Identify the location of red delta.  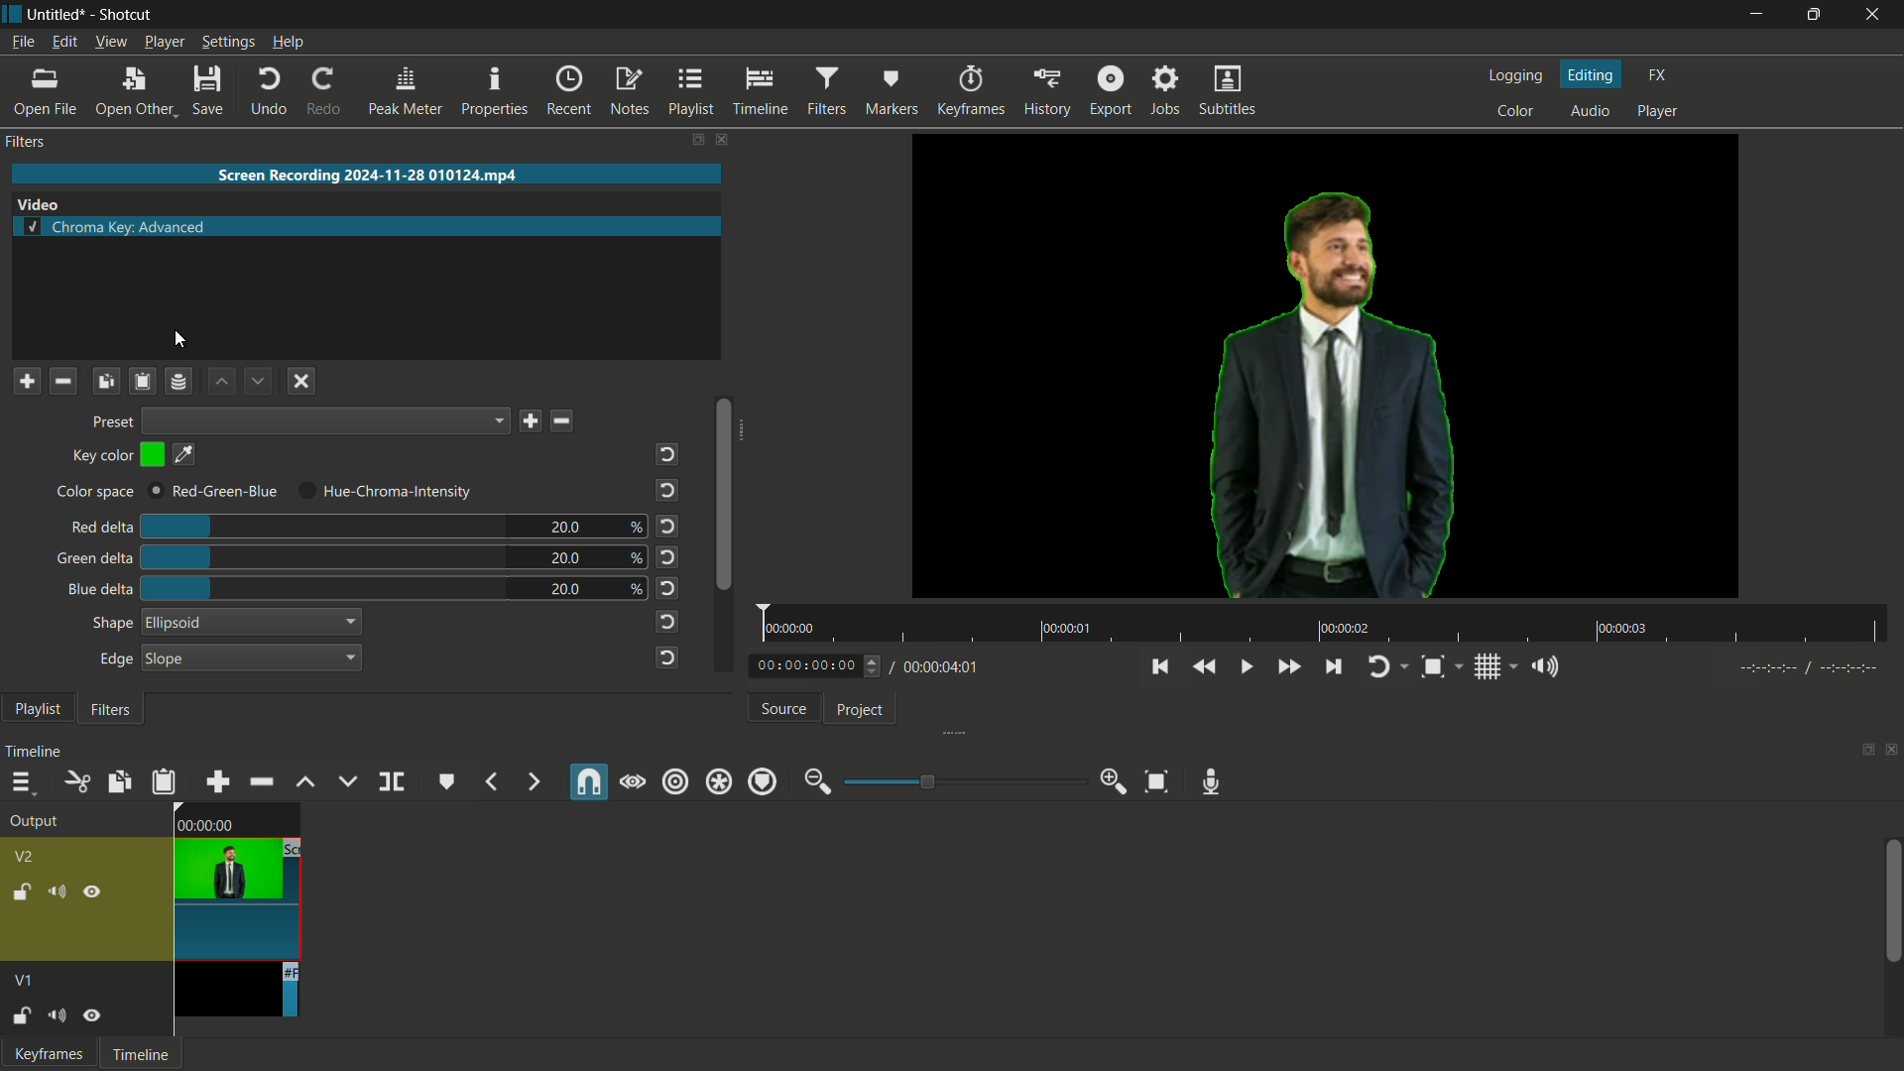
(97, 529).